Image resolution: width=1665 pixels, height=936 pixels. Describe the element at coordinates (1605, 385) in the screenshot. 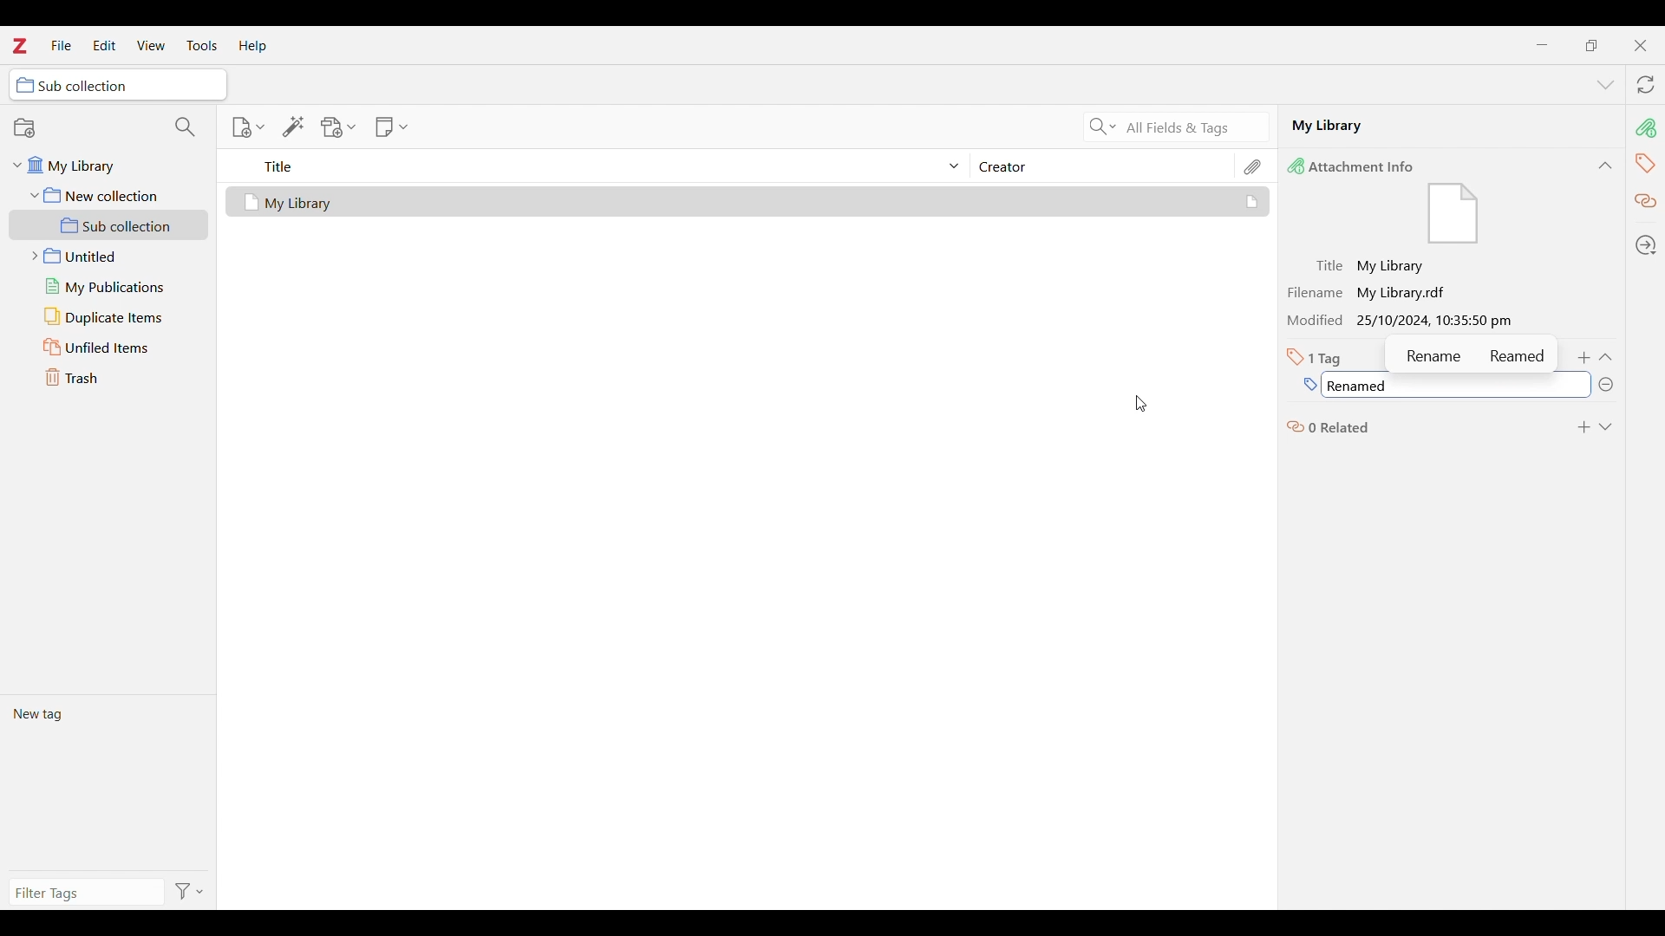

I see `Remove` at that location.